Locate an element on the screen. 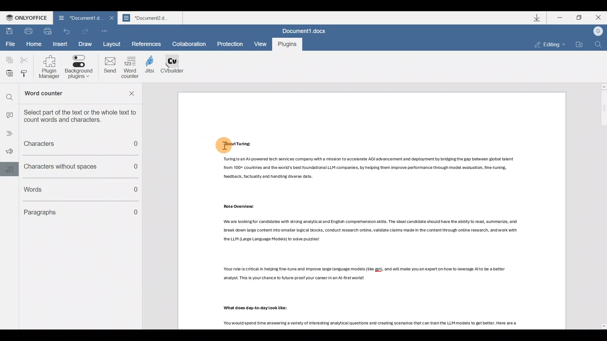  Home is located at coordinates (34, 44).